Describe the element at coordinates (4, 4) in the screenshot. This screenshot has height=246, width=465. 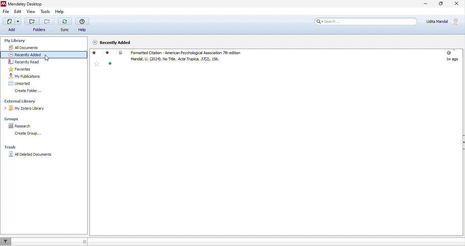
I see `mendeley logo` at that location.